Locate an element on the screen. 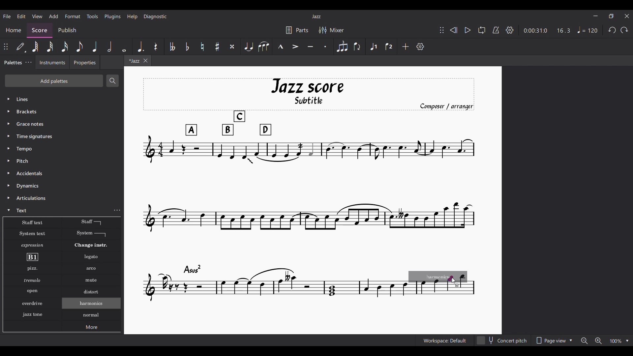  Flip direction is located at coordinates (357, 46).